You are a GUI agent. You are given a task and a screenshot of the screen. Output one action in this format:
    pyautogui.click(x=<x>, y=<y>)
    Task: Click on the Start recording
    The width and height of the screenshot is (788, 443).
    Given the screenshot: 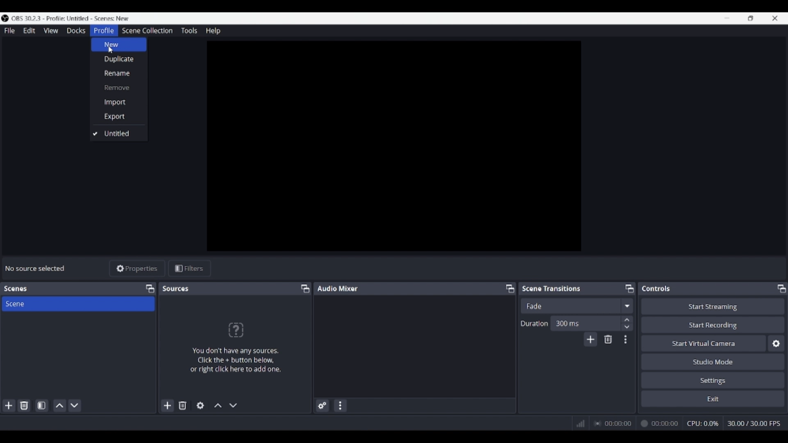 What is the action you would take?
    pyautogui.click(x=713, y=324)
    